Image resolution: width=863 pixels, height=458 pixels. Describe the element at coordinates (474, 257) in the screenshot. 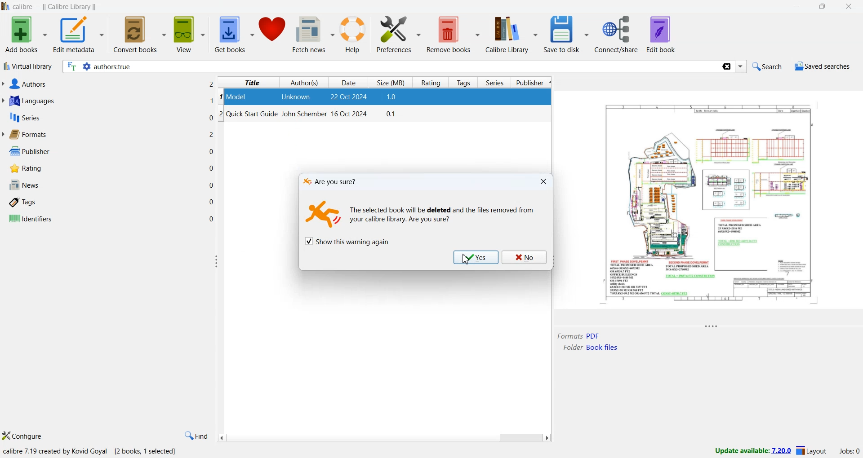

I see `Yes ` at that location.